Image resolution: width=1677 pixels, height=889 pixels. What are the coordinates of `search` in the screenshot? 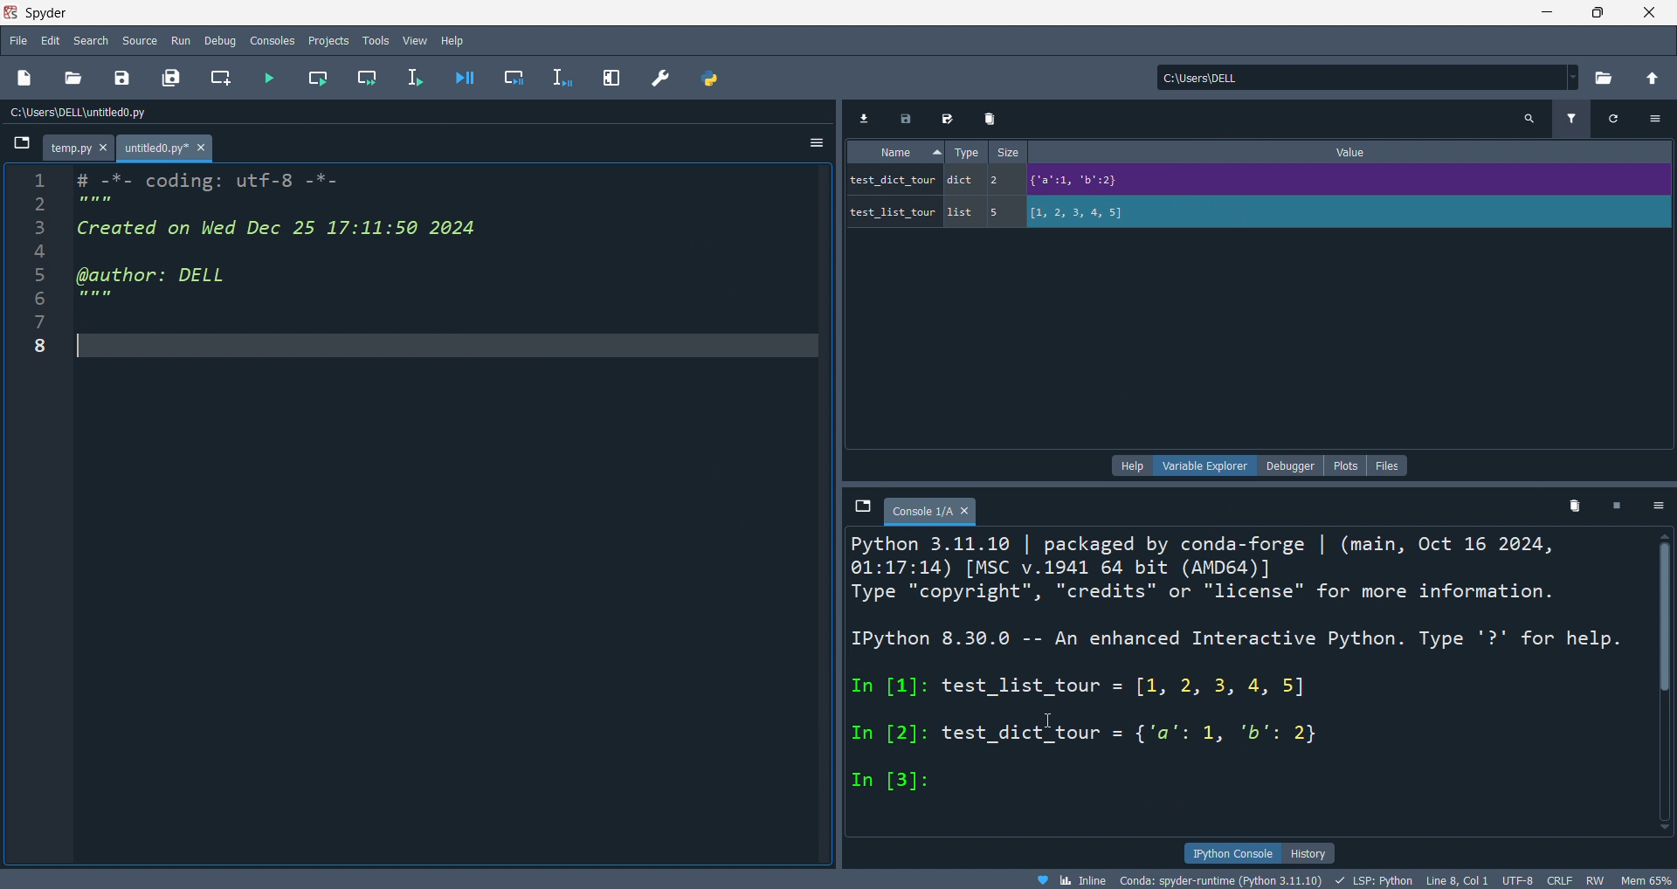 It's located at (92, 38).